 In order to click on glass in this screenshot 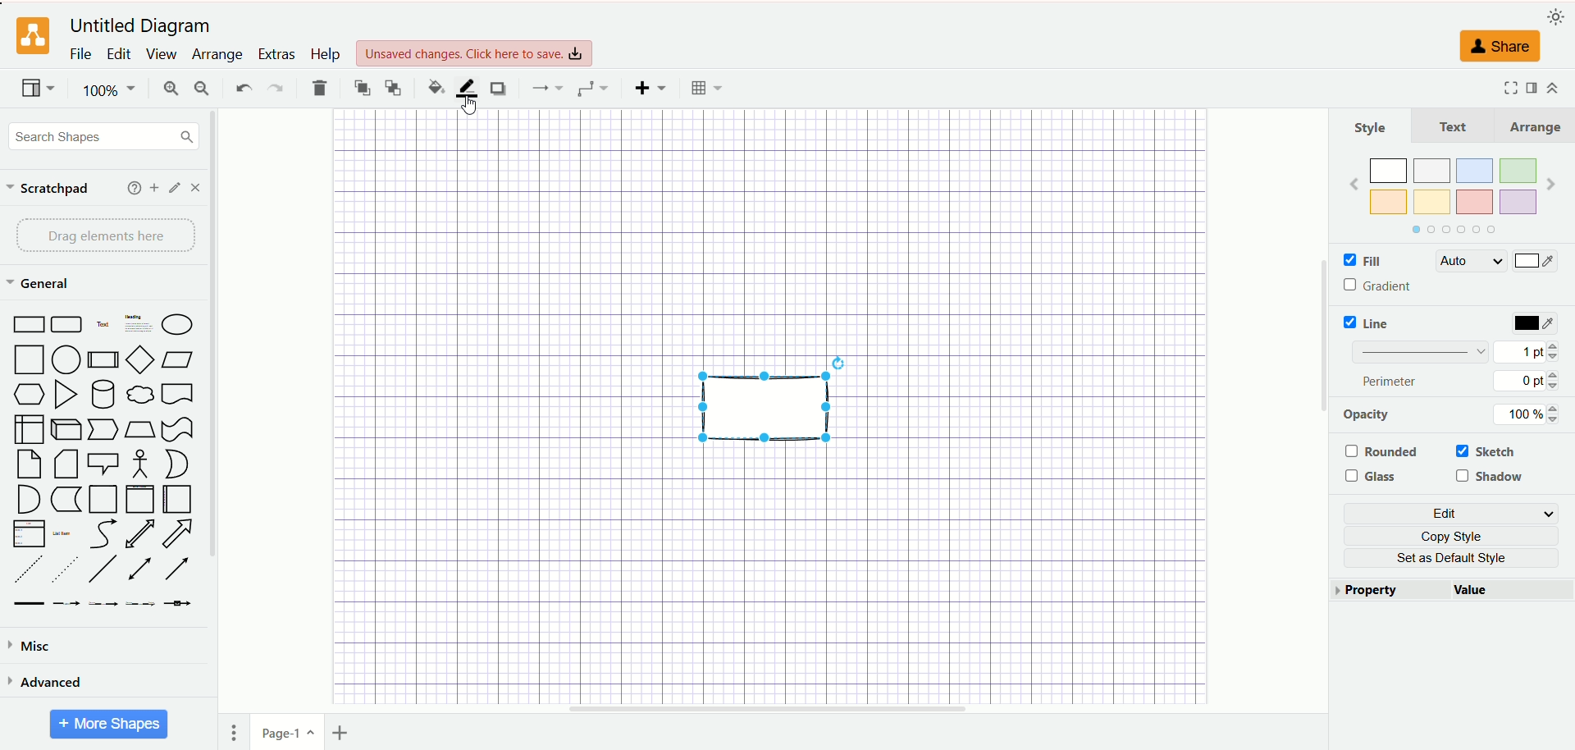, I will do `click(1369, 476)`.